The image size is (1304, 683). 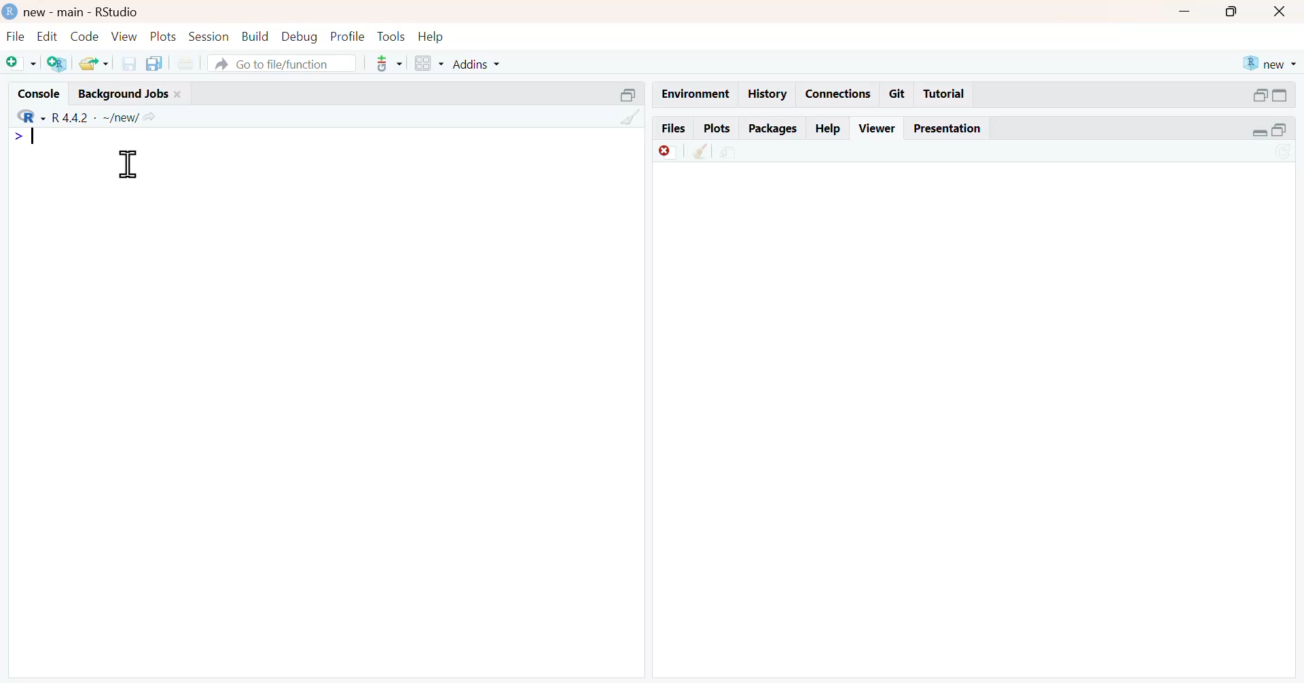 I want to click on file, so click(x=14, y=36).